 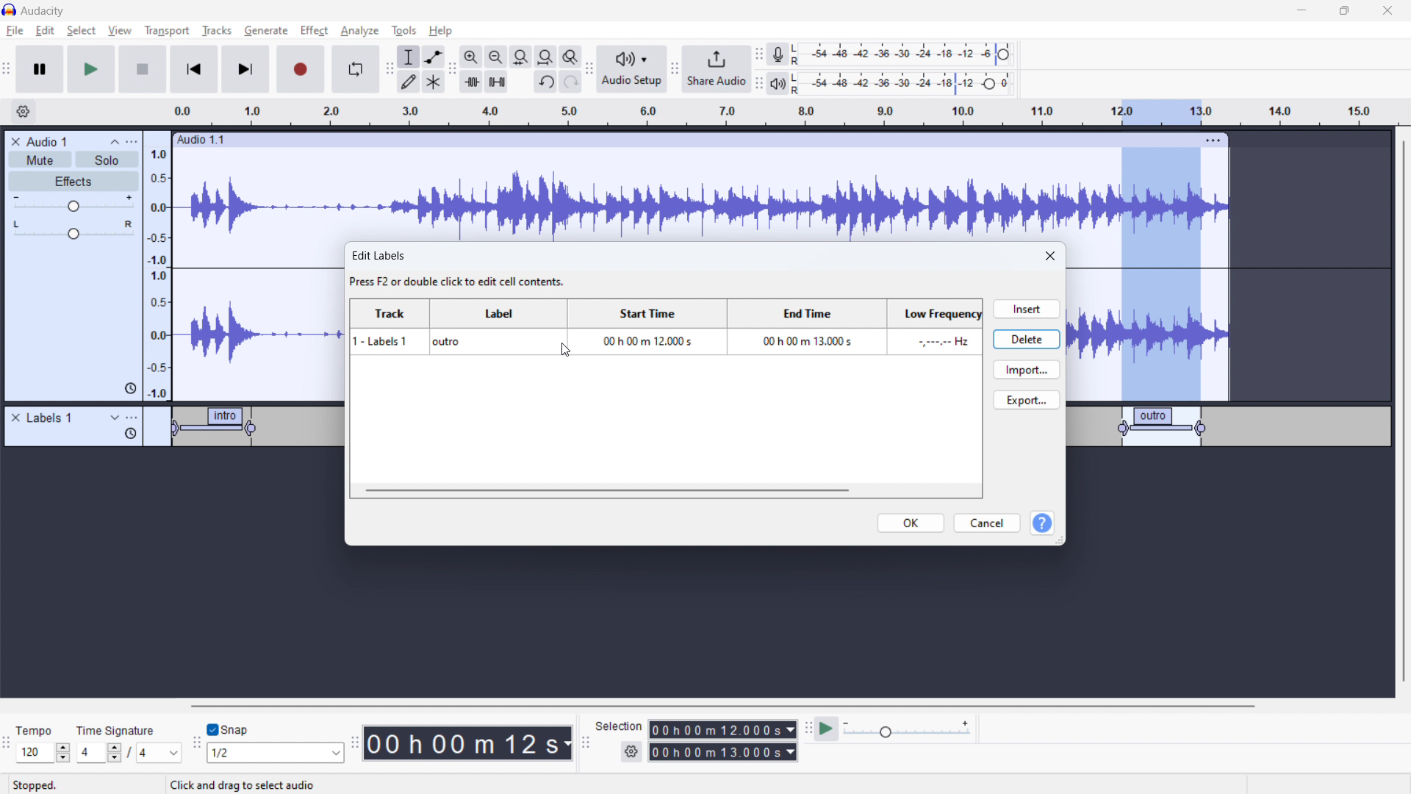 What do you see at coordinates (23, 112) in the screenshot?
I see `timeline settings` at bounding box center [23, 112].